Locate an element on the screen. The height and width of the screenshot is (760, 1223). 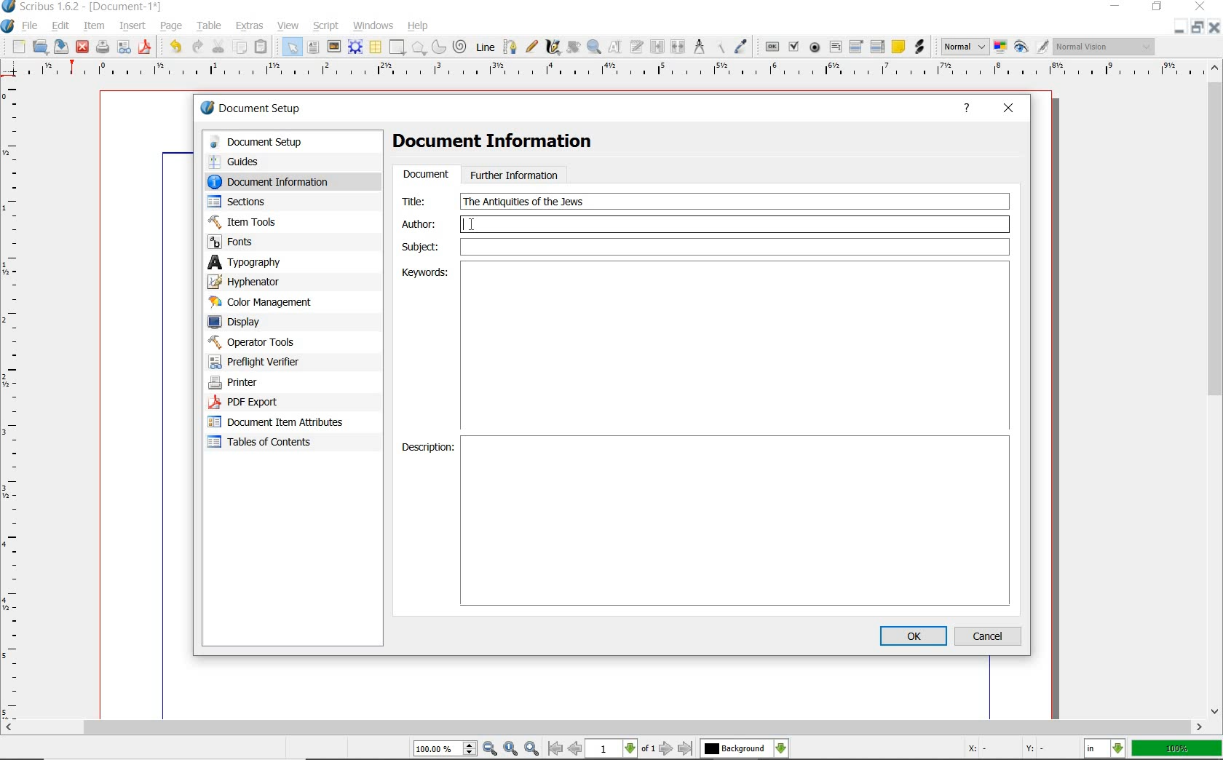
arc is located at coordinates (439, 47).